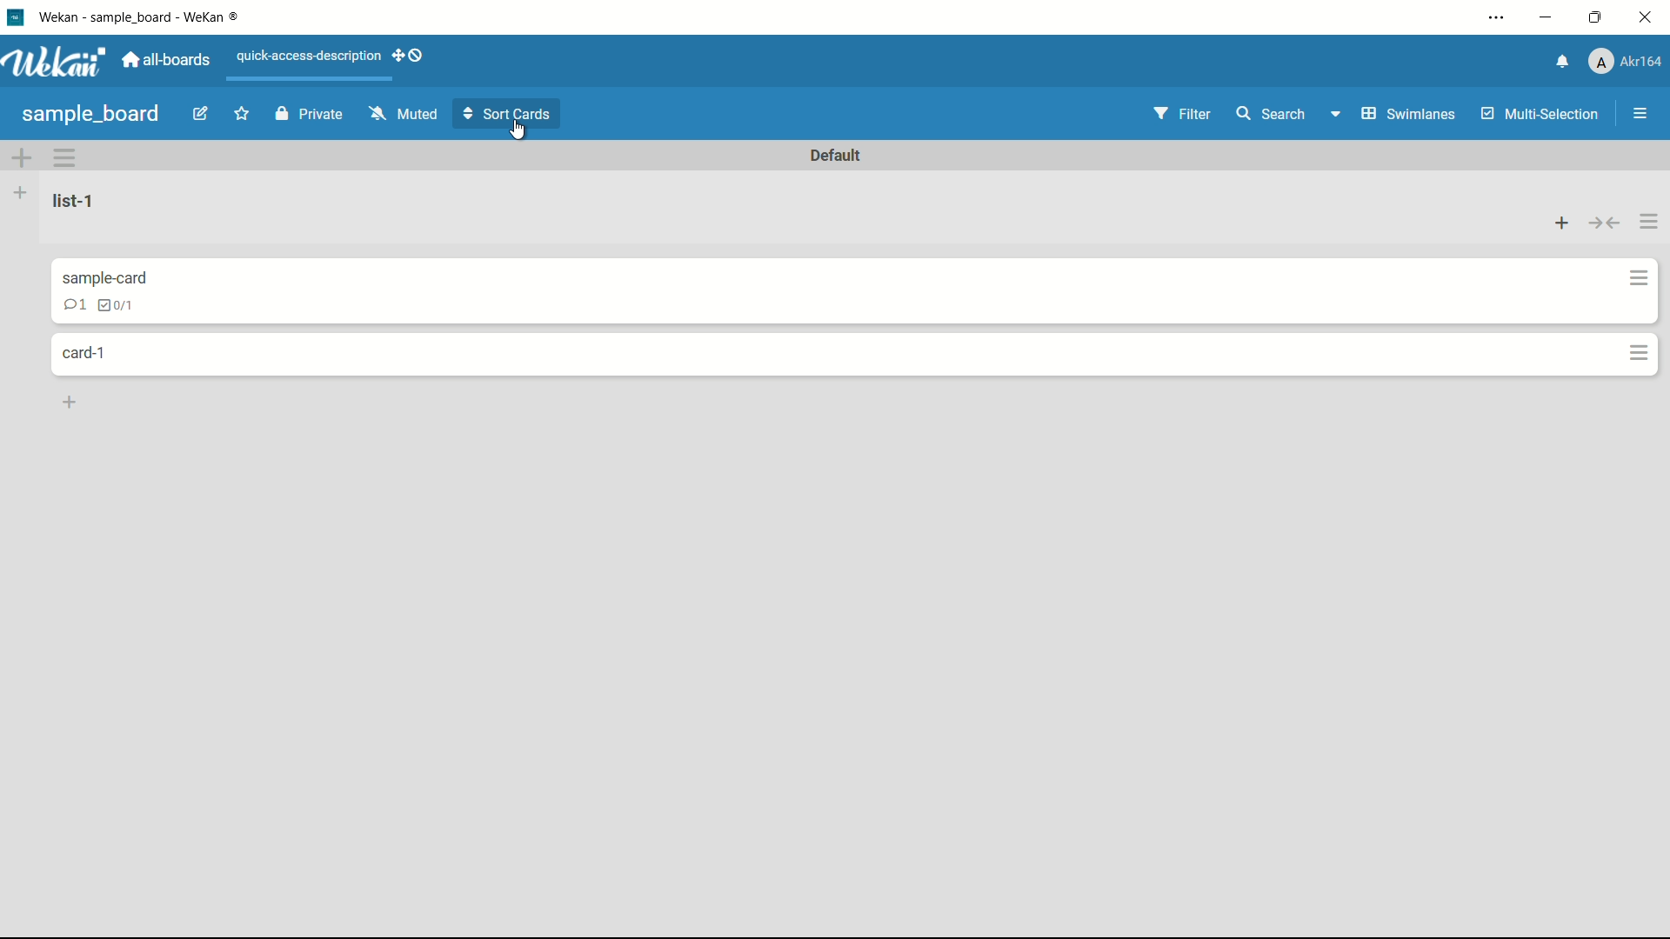 The width and height of the screenshot is (1670, 939). What do you see at coordinates (1564, 62) in the screenshot?
I see `notifications` at bounding box center [1564, 62].